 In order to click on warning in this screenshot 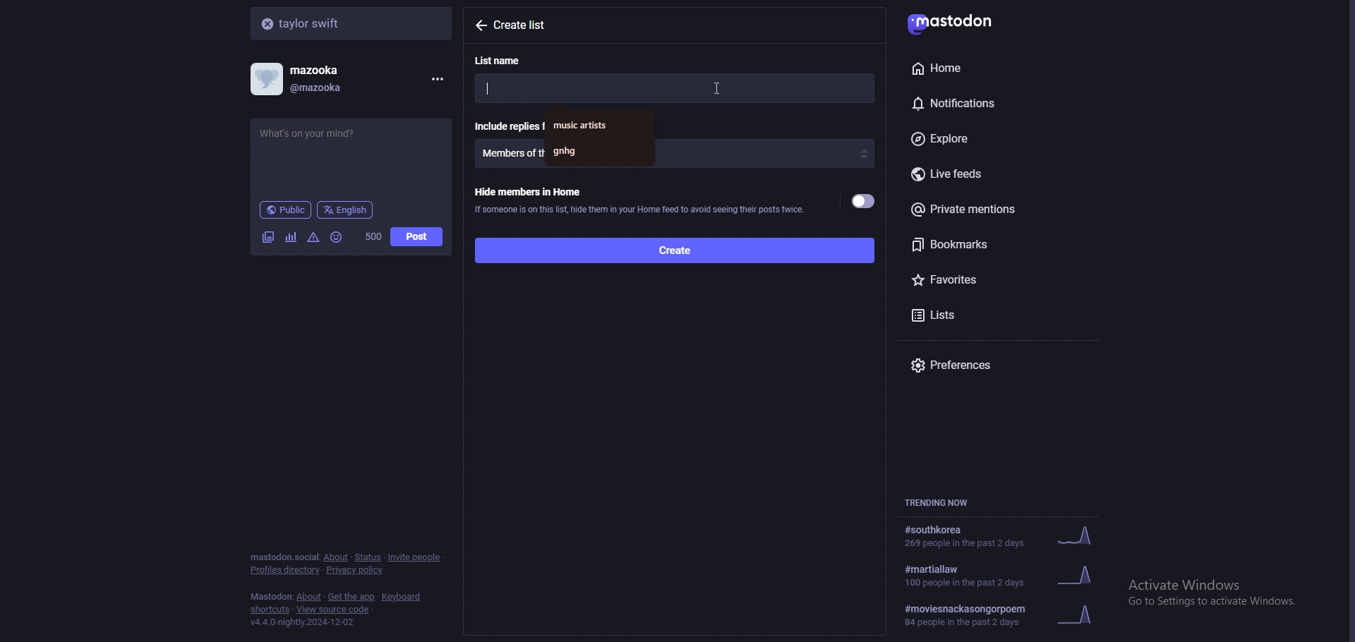, I will do `click(314, 236)`.